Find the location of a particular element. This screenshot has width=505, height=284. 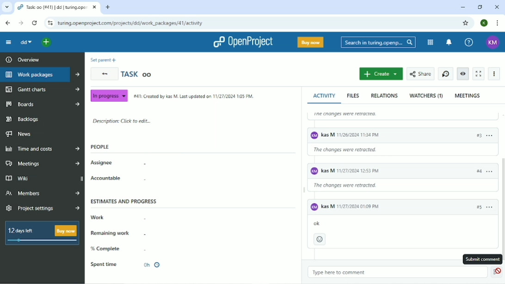

ok is located at coordinates (326, 222).